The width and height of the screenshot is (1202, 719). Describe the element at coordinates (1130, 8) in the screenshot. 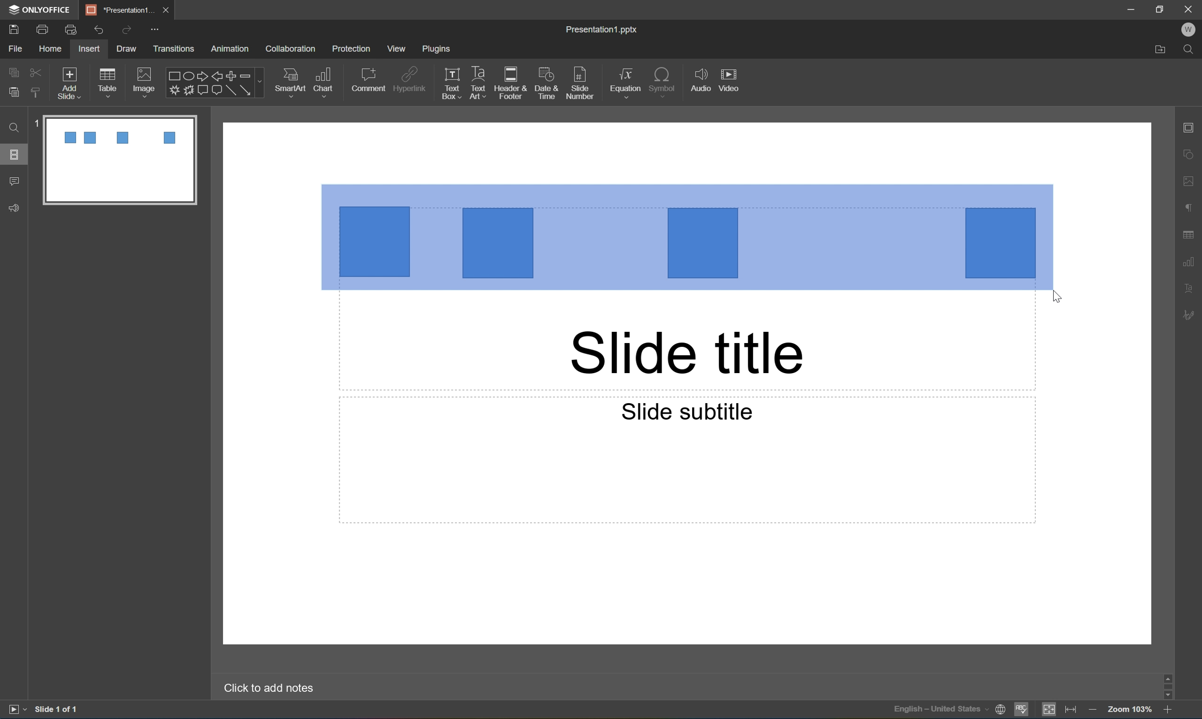

I see `minimize` at that location.